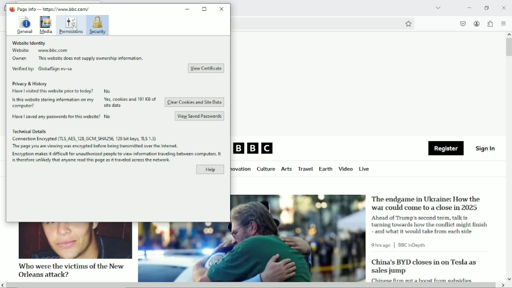 The width and height of the screenshot is (512, 288). What do you see at coordinates (53, 103) in the screenshot?
I see `Is this website storing information on my computer?` at bounding box center [53, 103].